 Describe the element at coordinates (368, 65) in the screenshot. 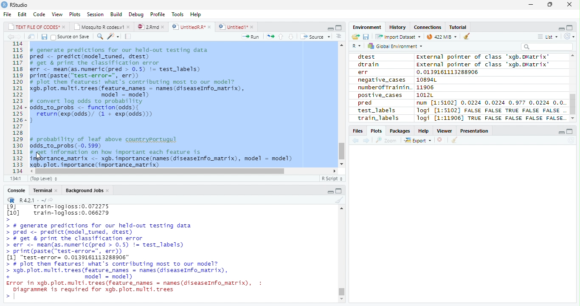

I see `dtrain` at that location.